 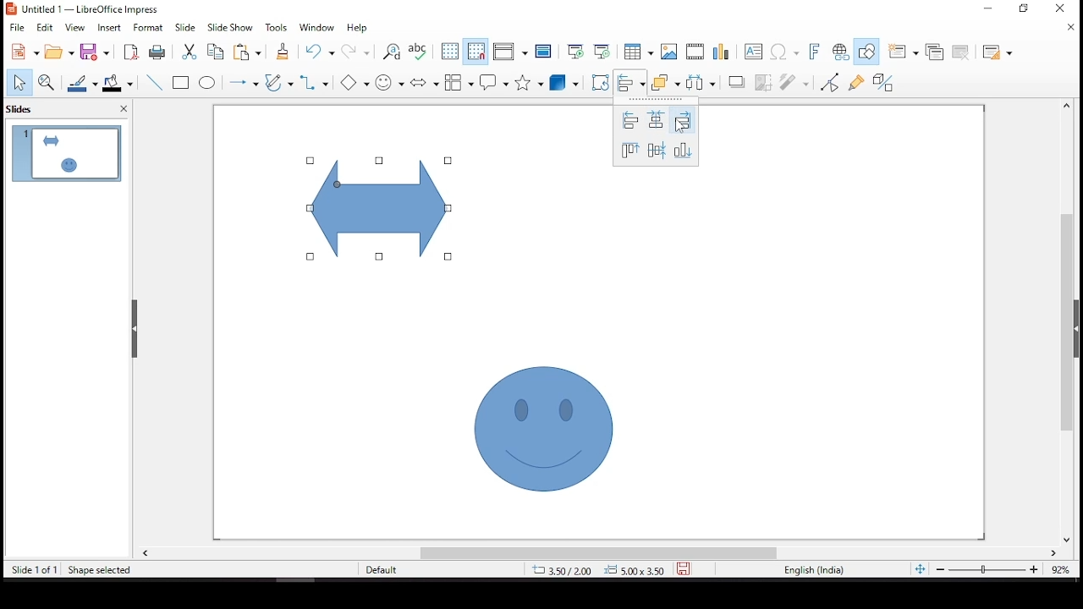 What do you see at coordinates (217, 52) in the screenshot?
I see `copy` at bounding box center [217, 52].